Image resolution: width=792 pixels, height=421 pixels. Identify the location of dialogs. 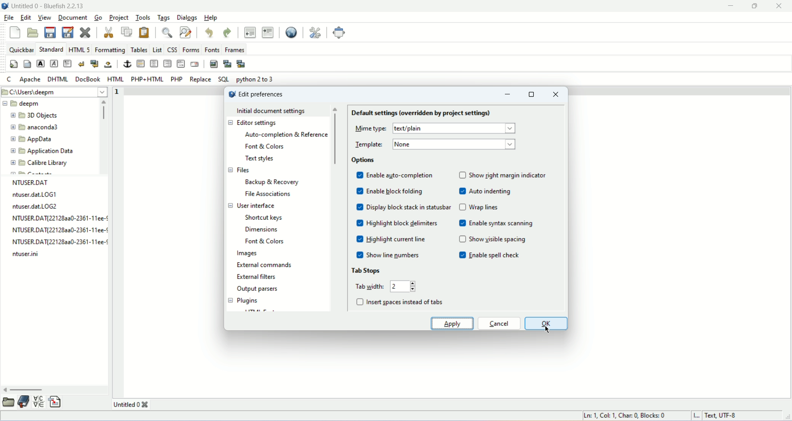
(188, 17).